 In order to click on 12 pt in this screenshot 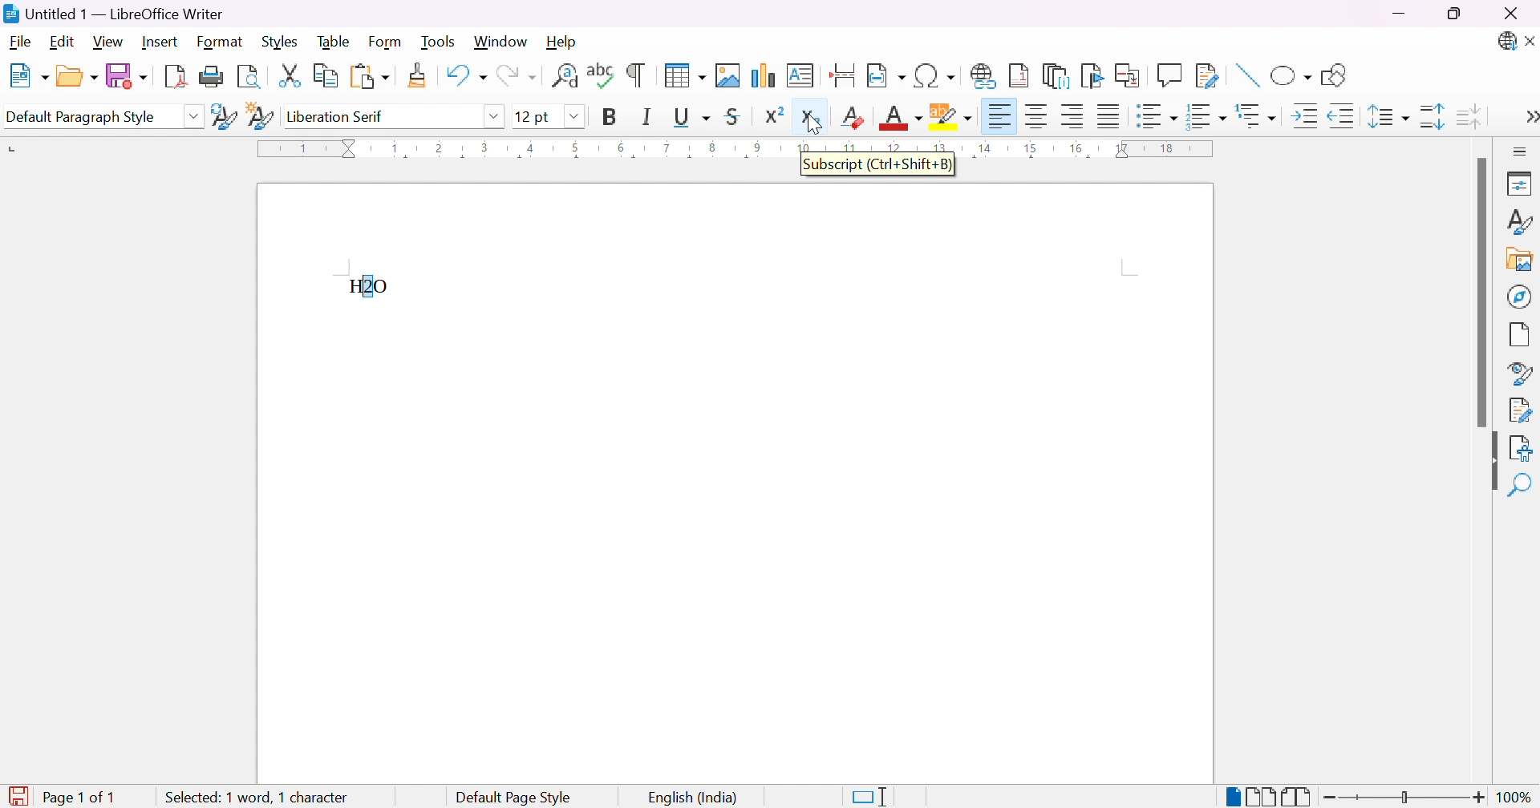, I will do `click(533, 116)`.